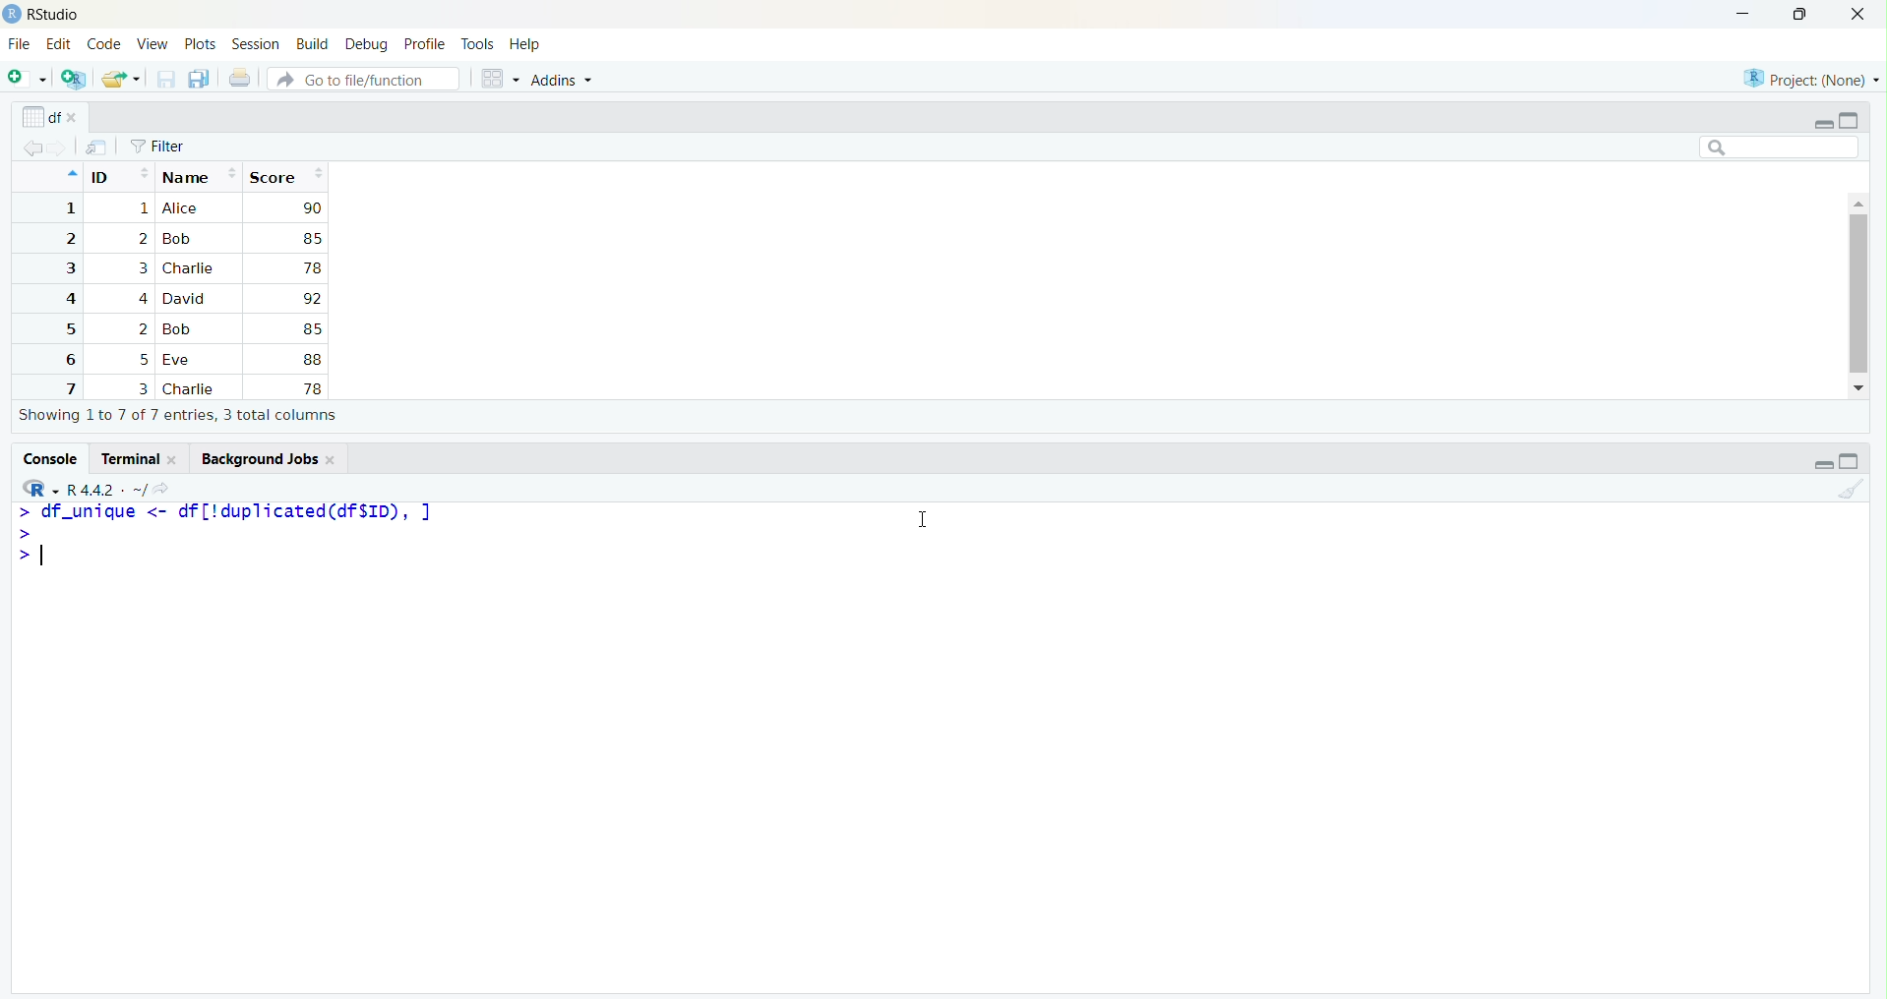 The image size is (1887, 999). Describe the element at coordinates (142, 329) in the screenshot. I see `2` at that location.